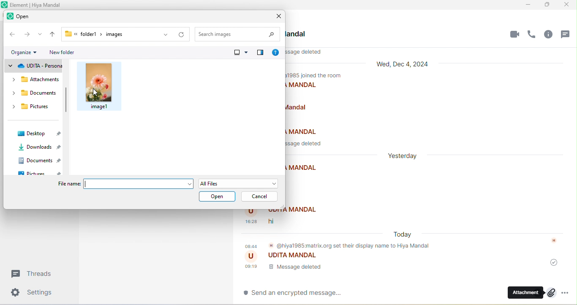 This screenshot has height=305, width=577. Describe the element at coordinates (12, 34) in the screenshot. I see `back` at that location.